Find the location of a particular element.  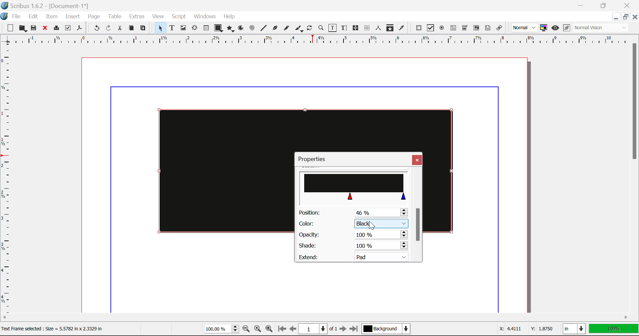

Discard is located at coordinates (45, 29).